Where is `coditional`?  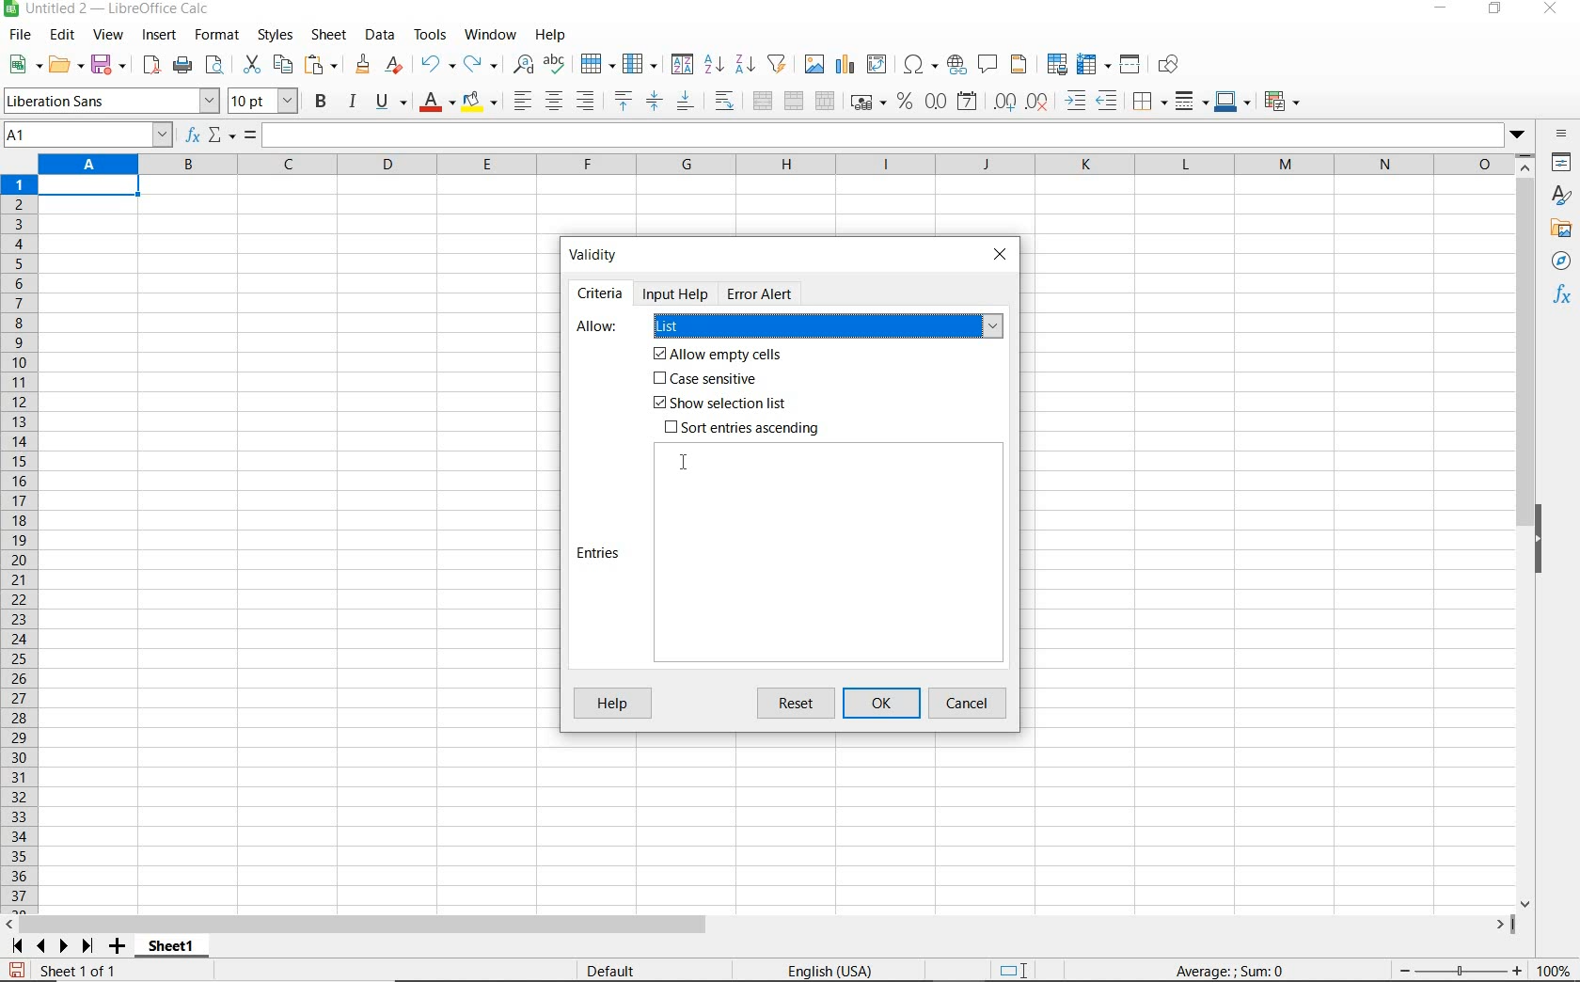
coditional is located at coordinates (1280, 102).